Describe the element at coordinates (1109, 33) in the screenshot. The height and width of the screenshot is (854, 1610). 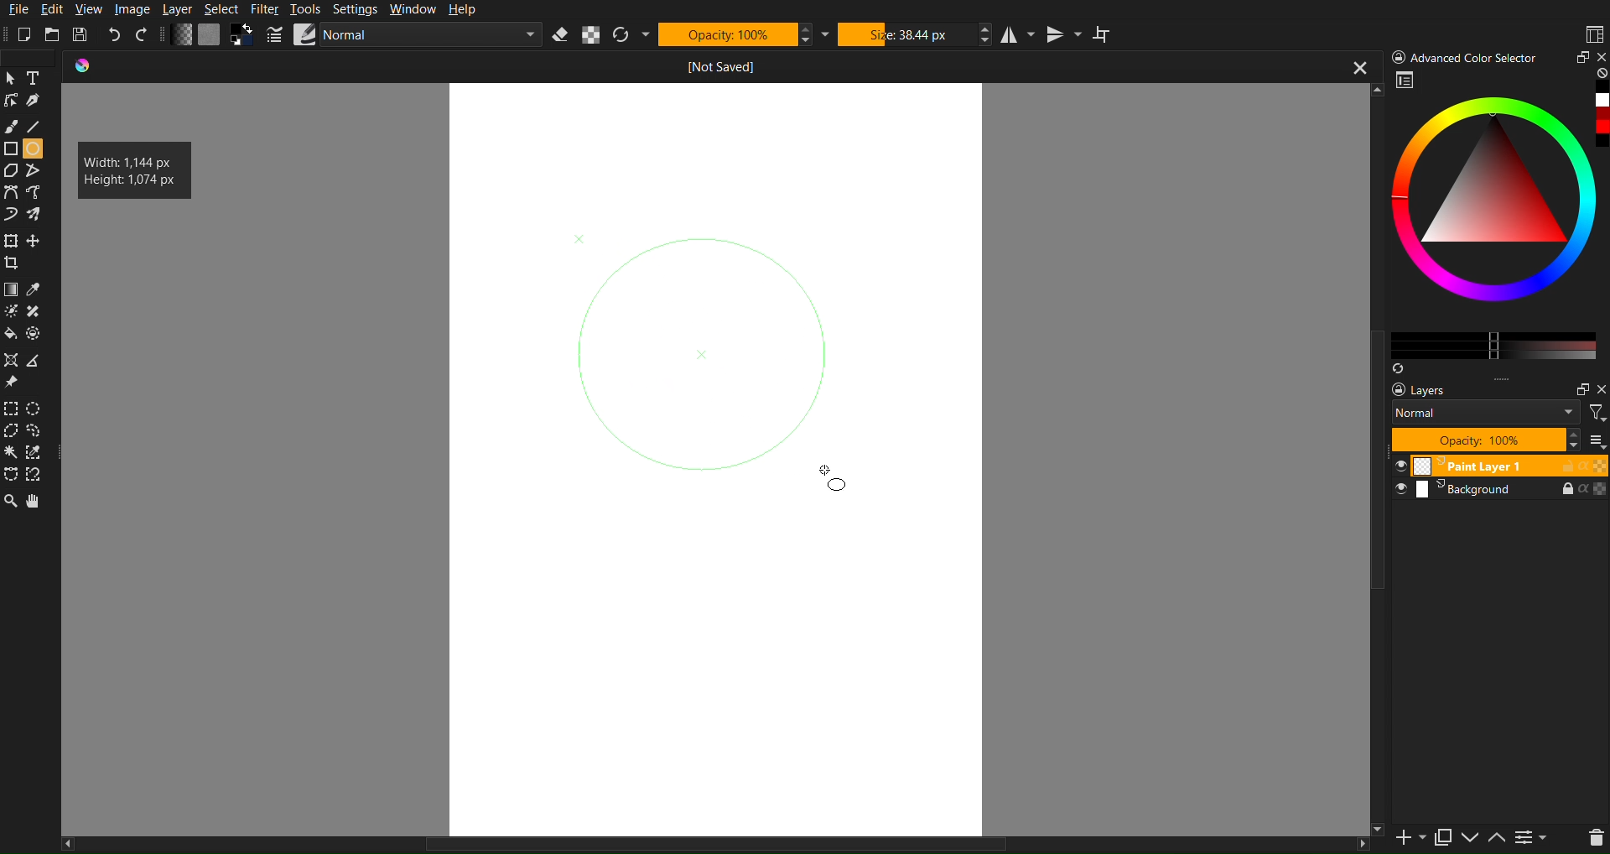
I see `Wraparound` at that location.